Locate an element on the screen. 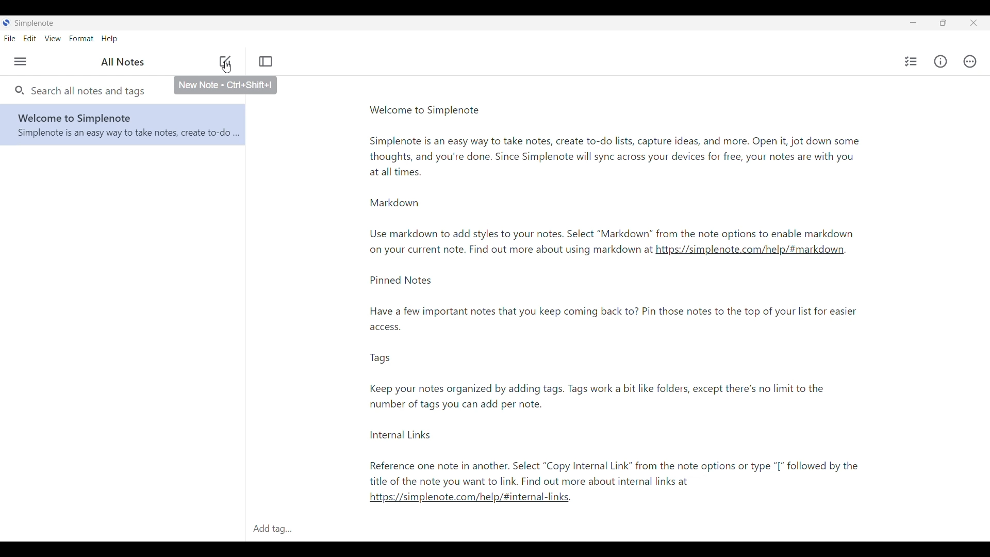 The height and width of the screenshot is (557, 990). Format is located at coordinates (82, 39).